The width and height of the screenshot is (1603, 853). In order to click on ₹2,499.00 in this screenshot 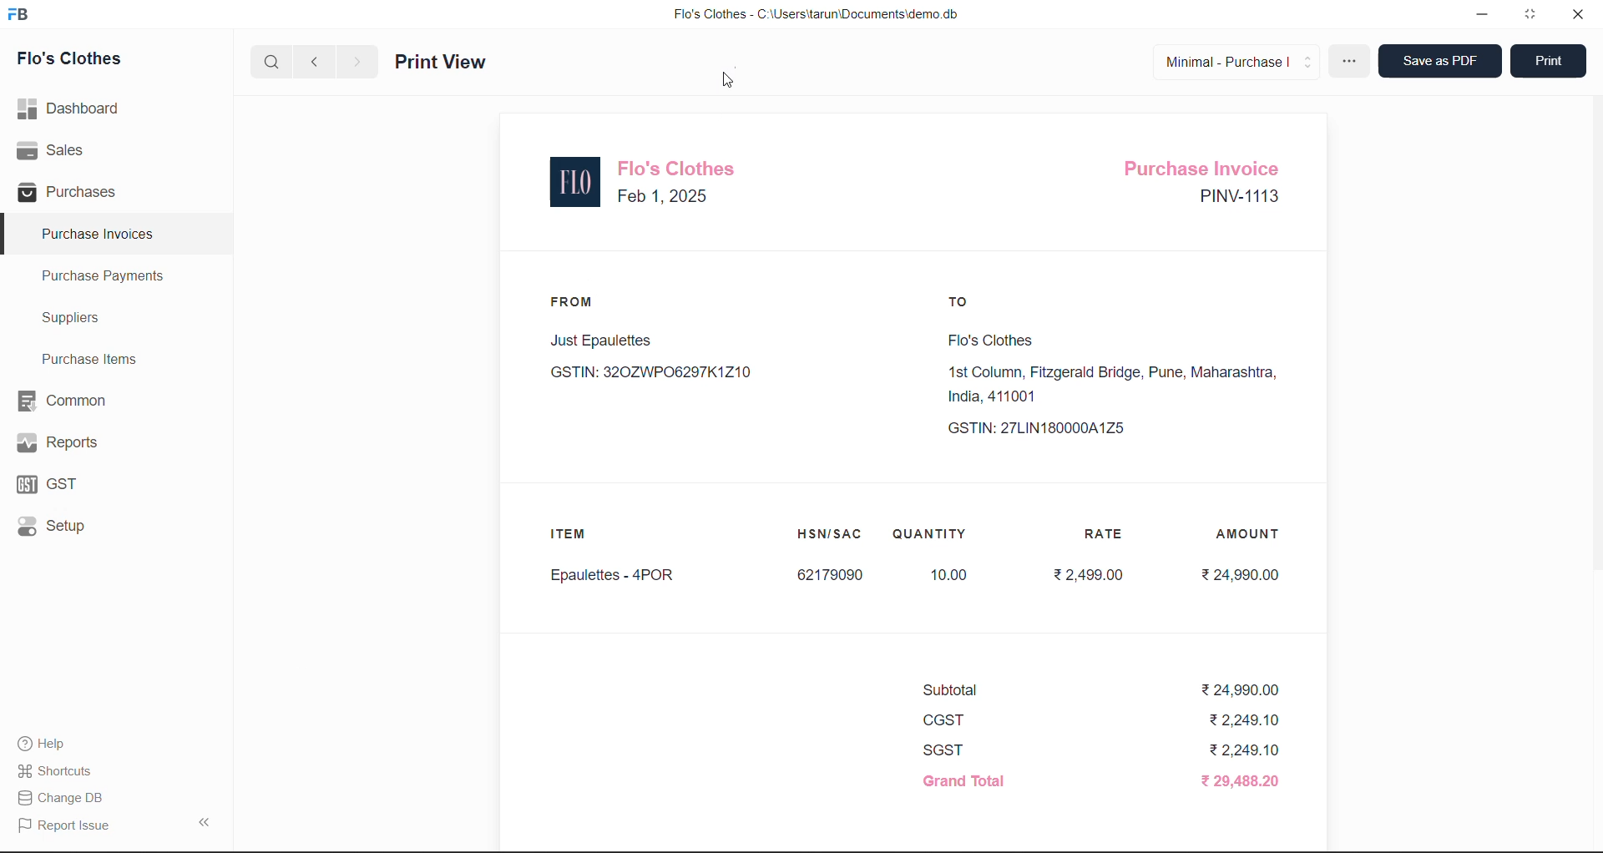, I will do `click(1093, 576)`.